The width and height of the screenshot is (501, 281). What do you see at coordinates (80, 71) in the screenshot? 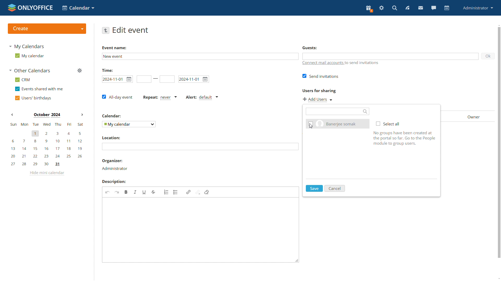
I see `manage` at bounding box center [80, 71].